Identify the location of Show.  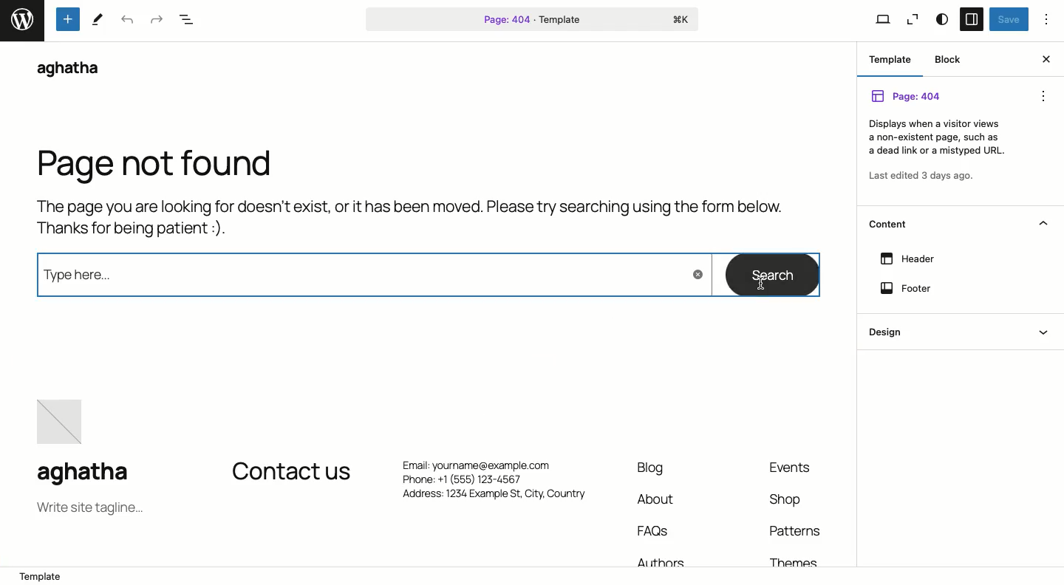
(1040, 333).